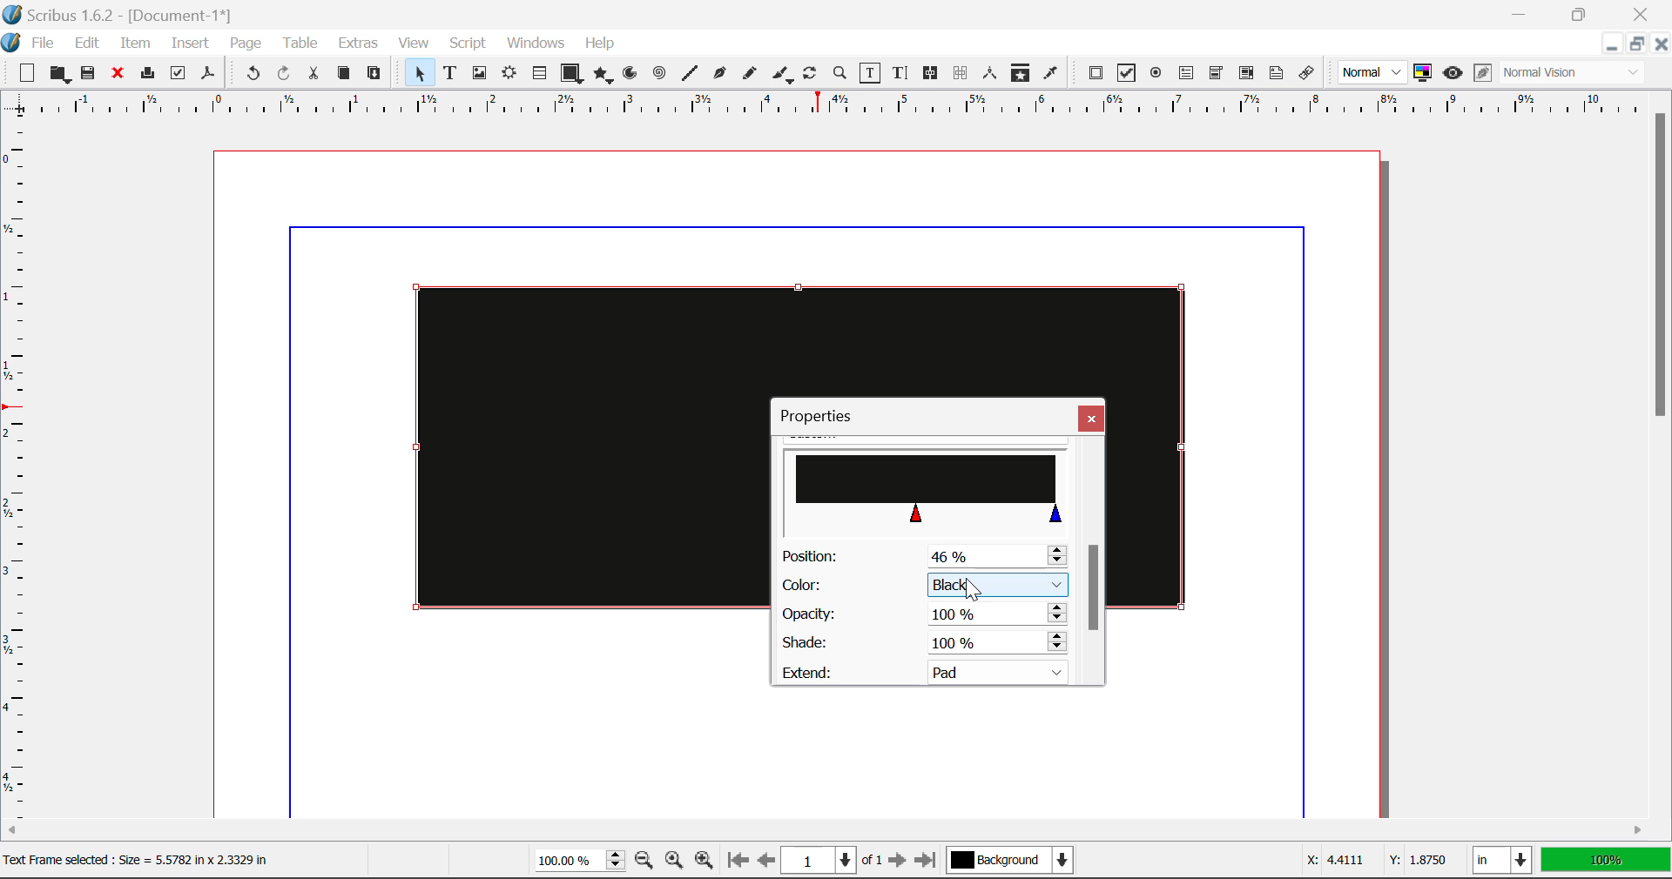  What do you see at coordinates (826, 416) in the screenshot?
I see `Properties` at bounding box center [826, 416].